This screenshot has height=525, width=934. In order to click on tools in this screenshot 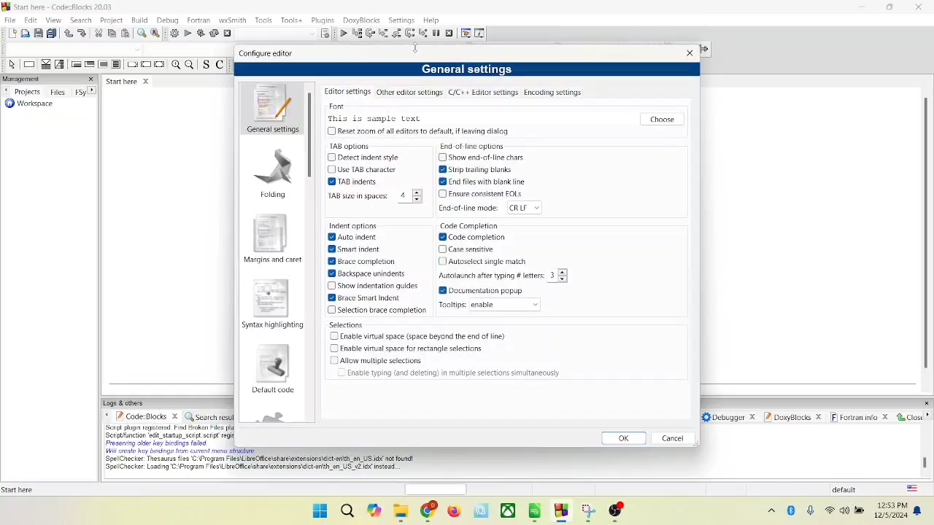, I will do `click(265, 20)`.